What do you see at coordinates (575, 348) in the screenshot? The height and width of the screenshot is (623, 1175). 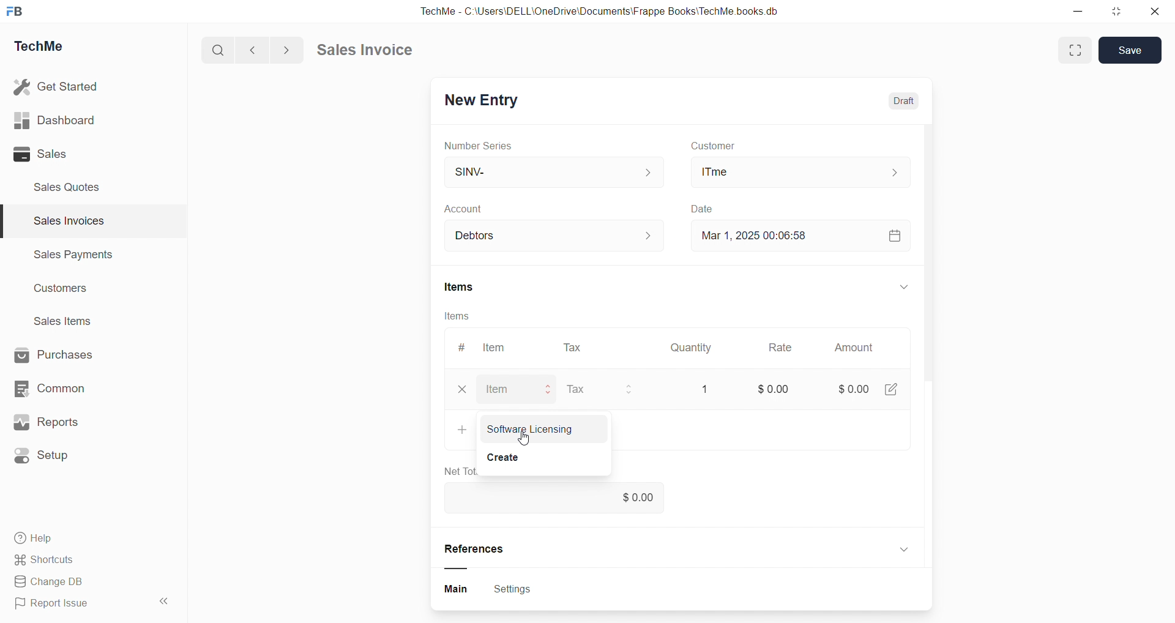 I see `Tax` at bounding box center [575, 348].